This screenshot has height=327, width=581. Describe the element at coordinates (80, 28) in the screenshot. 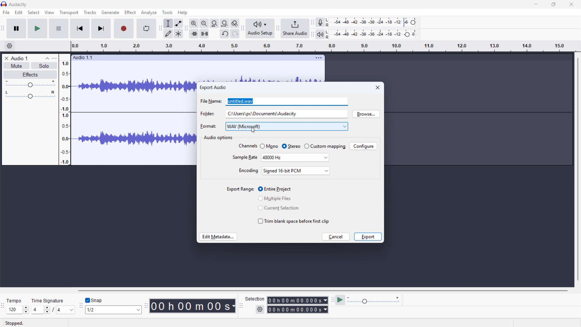

I see `Skip to beginning ` at that location.